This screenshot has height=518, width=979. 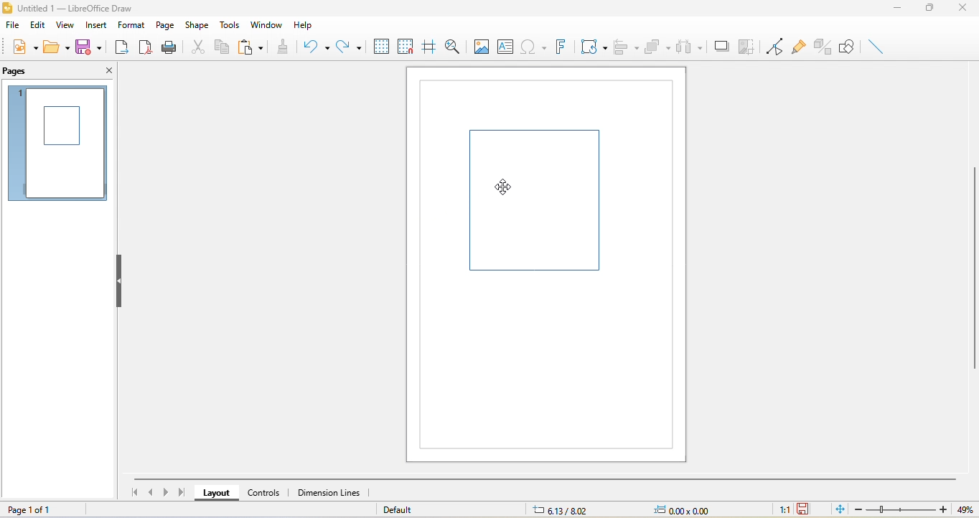 I want to click on align object, so click(x=624, y=47).